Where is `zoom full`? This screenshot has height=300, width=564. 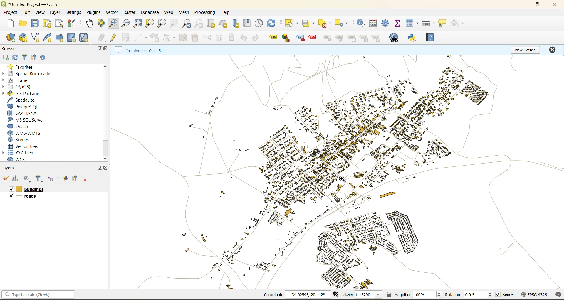
zoom full is located at coordinates (138, 23).